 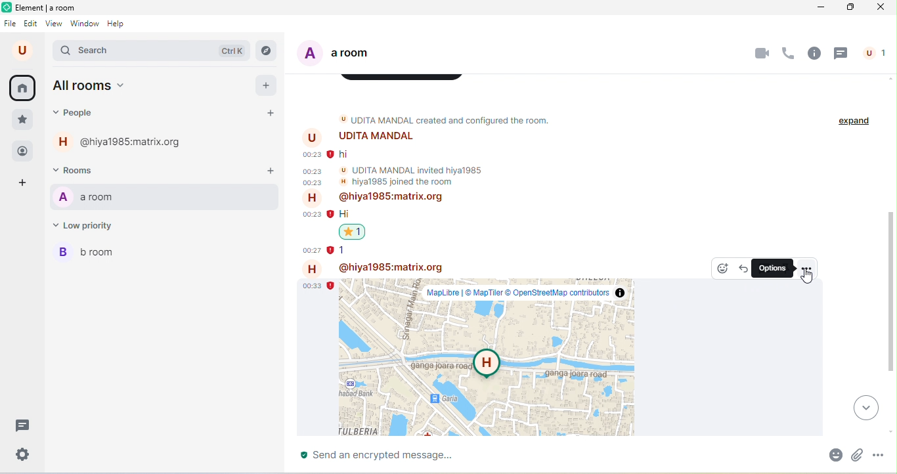 What do you see at coordinates (371, 268) in the screenshot?
I see `@hiya1985:matrix.org` at bounding box center [371, 268].